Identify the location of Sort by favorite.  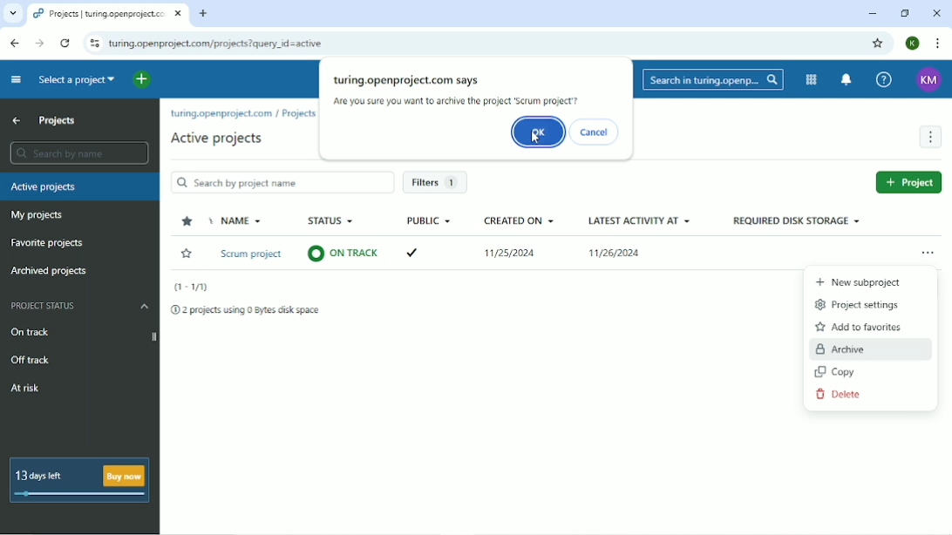
(188, 221).